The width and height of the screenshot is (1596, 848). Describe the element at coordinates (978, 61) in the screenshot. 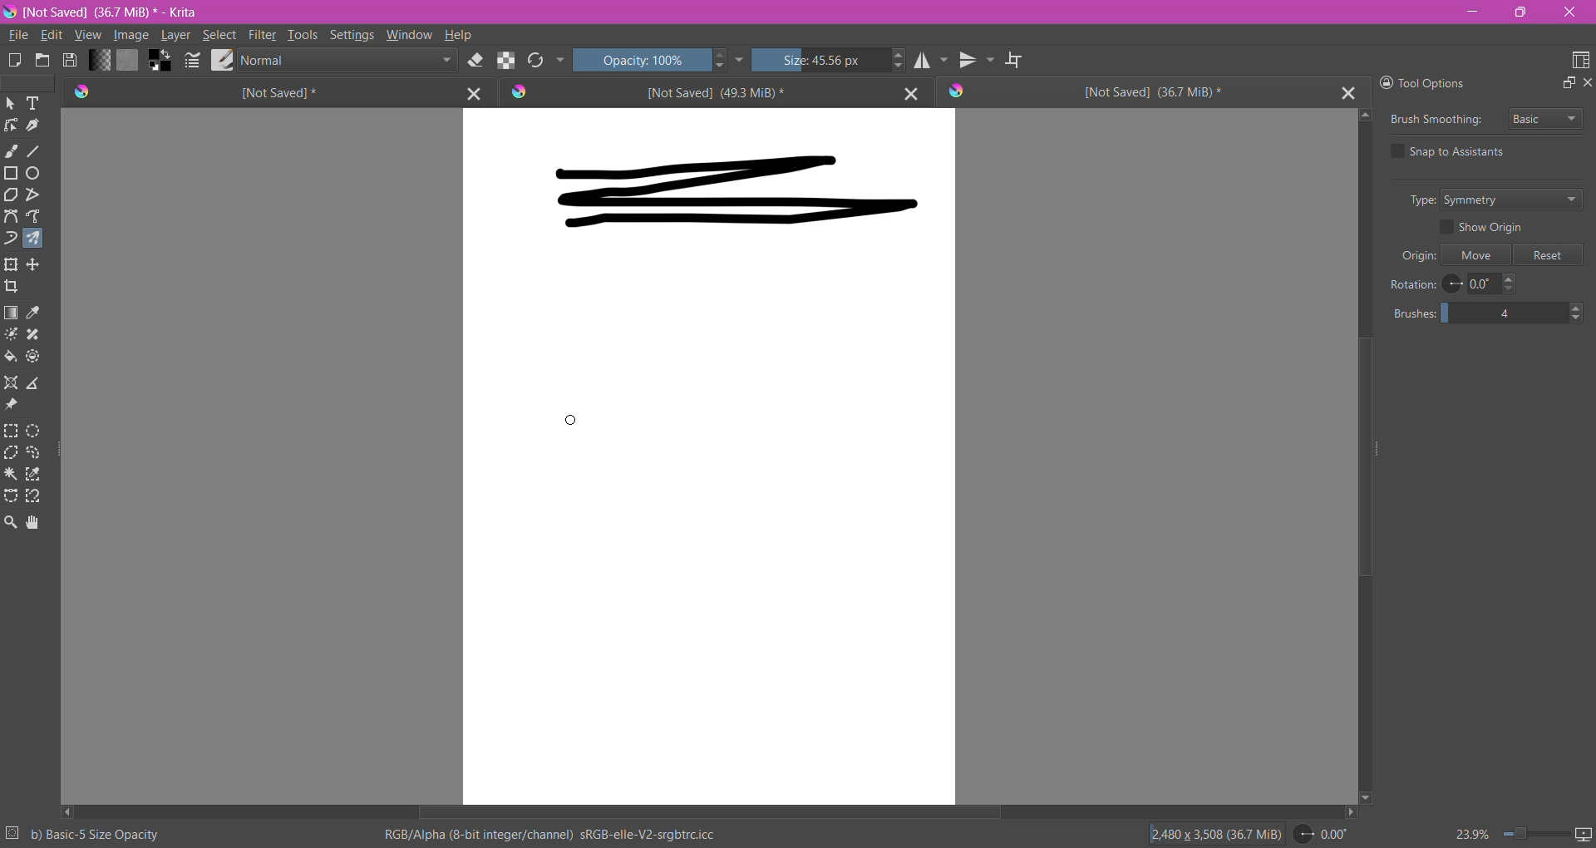

I see `Vertical Mirror Tool` at that location.